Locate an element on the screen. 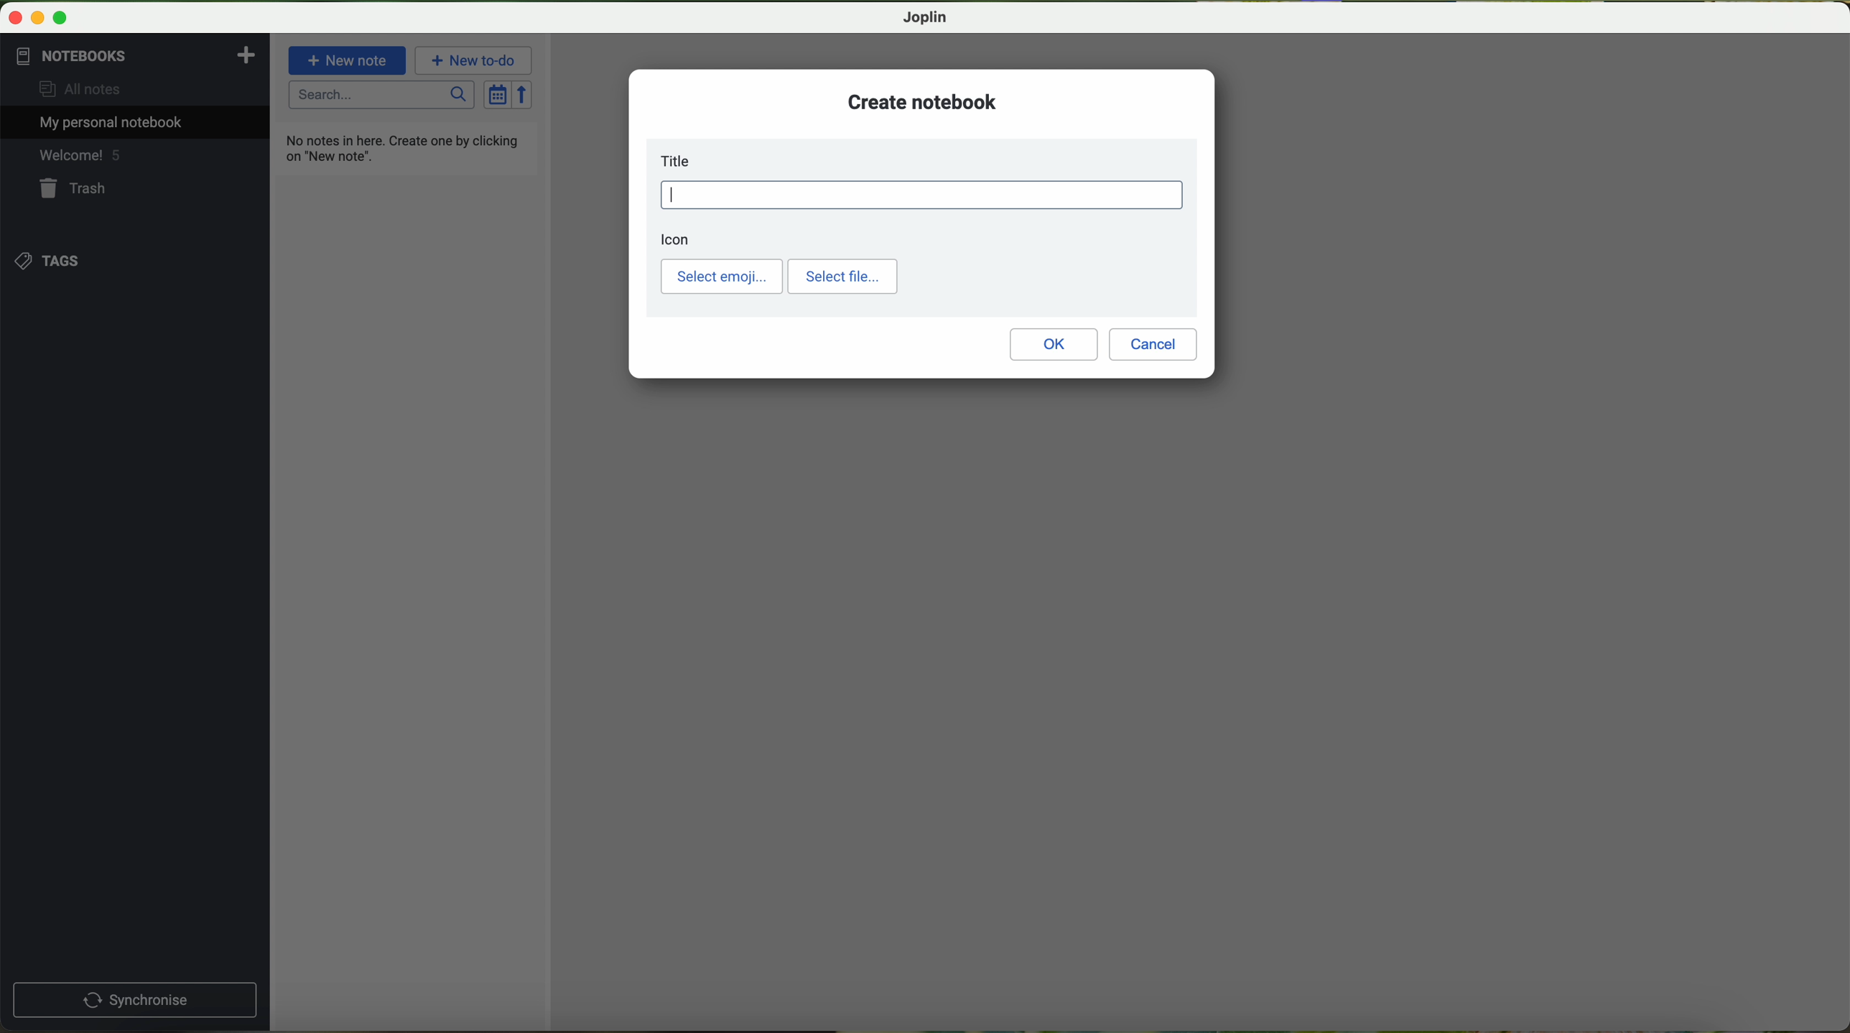 The height and width of the screenshot is (1033, 1850). my personal notebook is located at coordinates (106, 123).